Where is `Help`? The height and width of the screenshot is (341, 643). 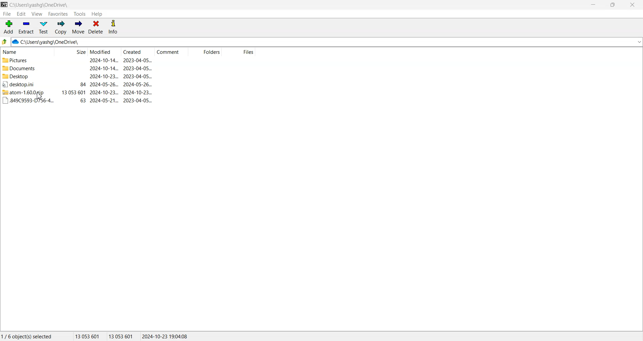 Help is located at coordinates (97, 14).